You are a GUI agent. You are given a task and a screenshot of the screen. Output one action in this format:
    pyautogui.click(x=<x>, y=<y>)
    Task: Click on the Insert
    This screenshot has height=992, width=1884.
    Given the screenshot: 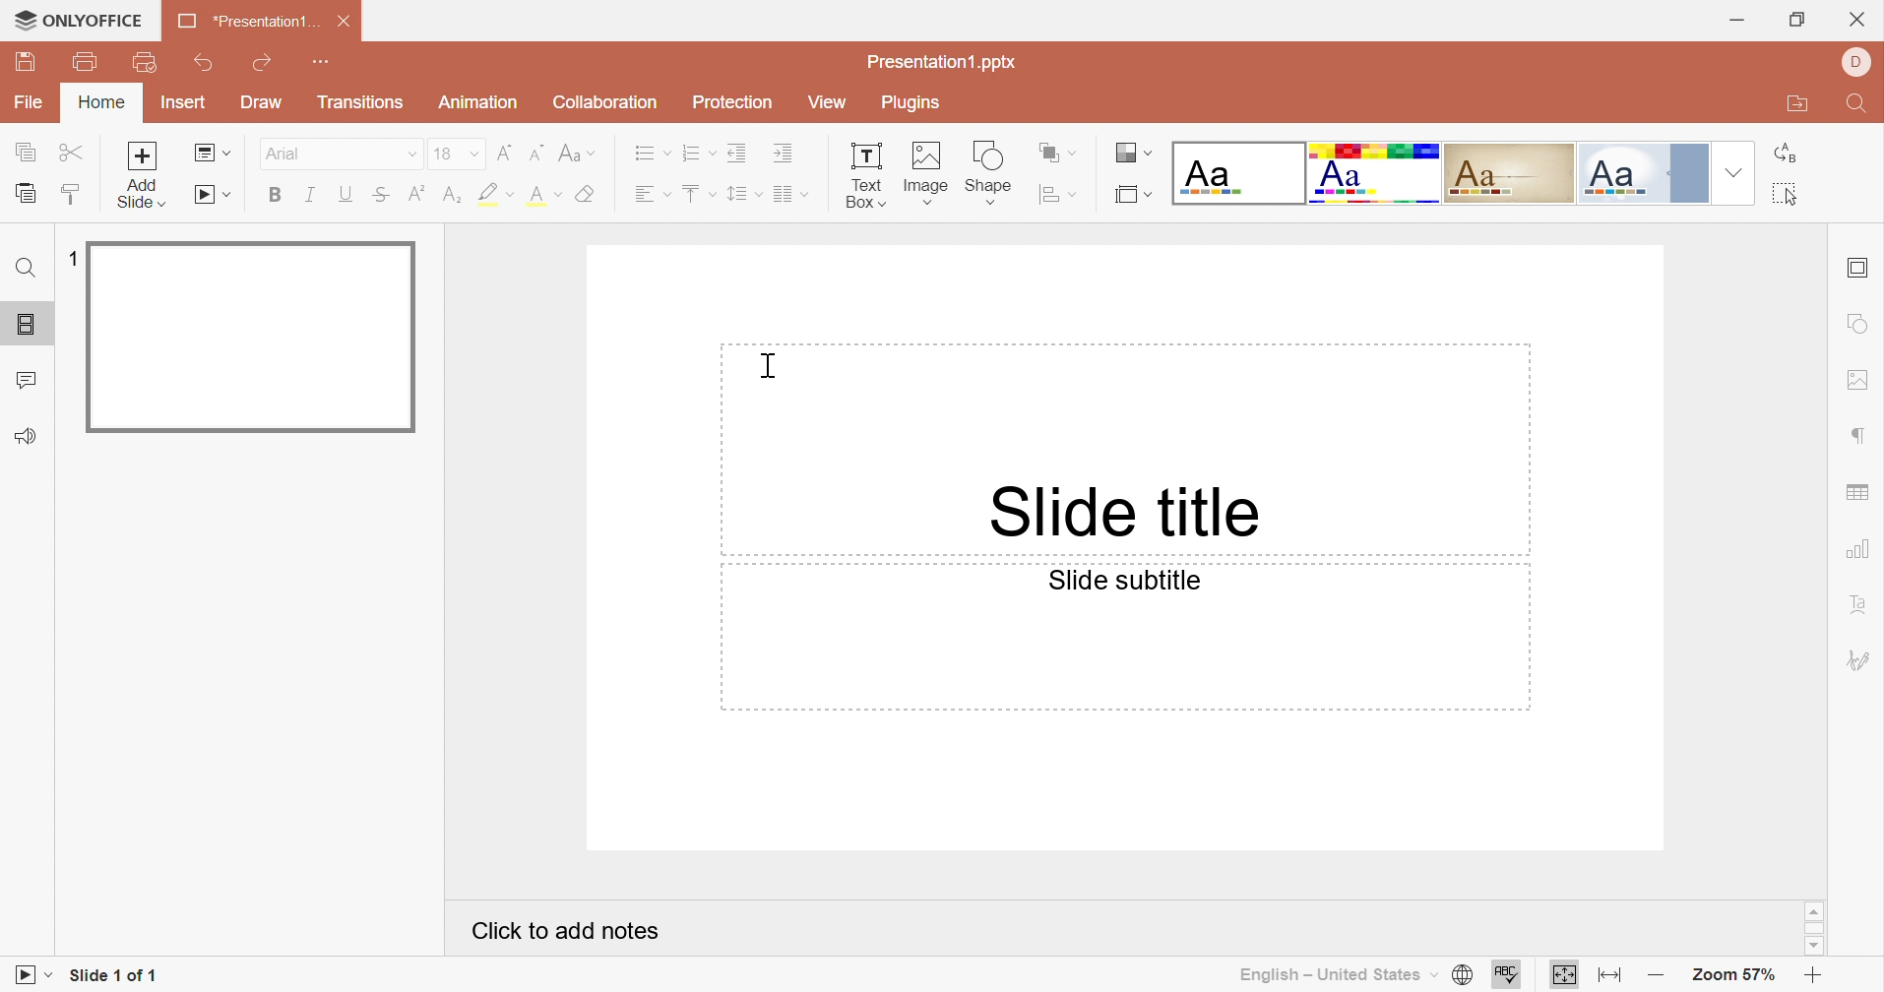 What is the action you would take?
    pyautogui.click(x=185, y=104)
    